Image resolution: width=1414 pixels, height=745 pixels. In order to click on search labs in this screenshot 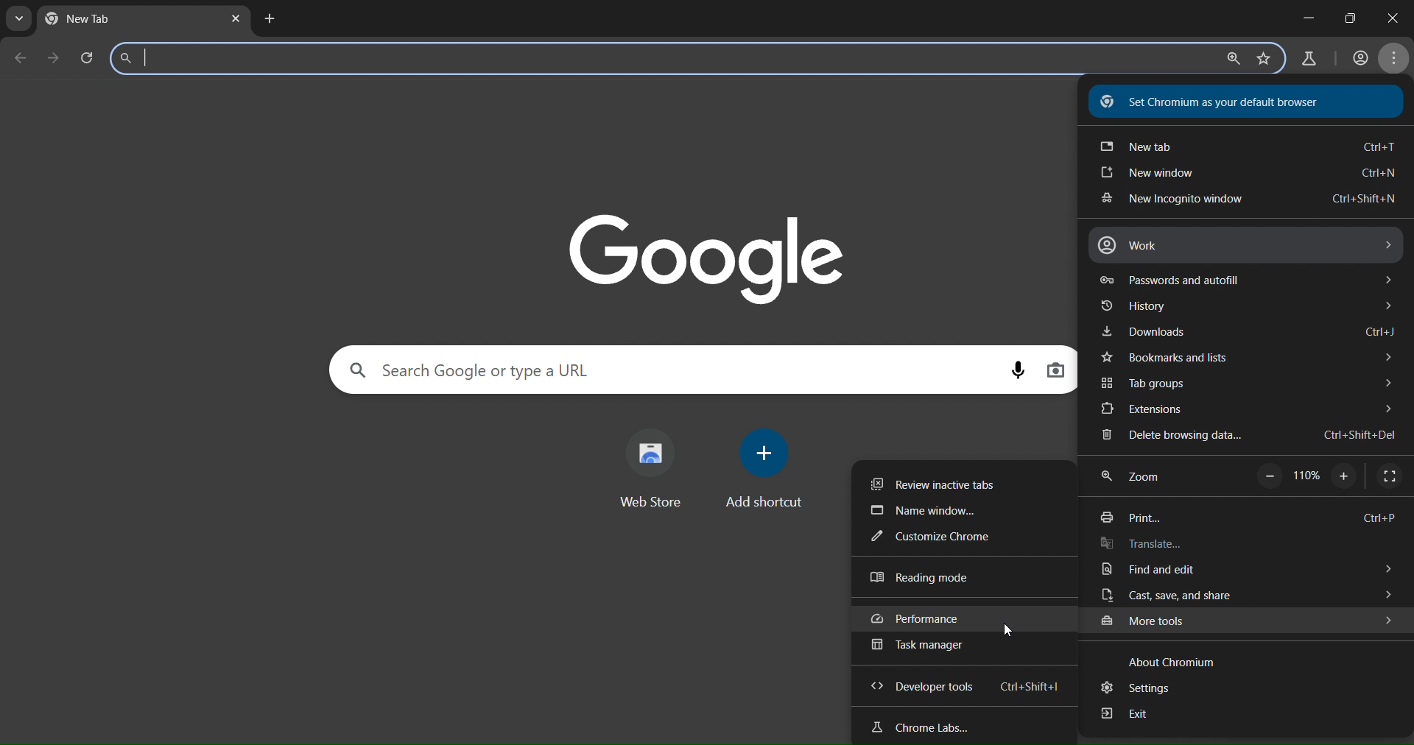, I will do `click(1311, 60)`.